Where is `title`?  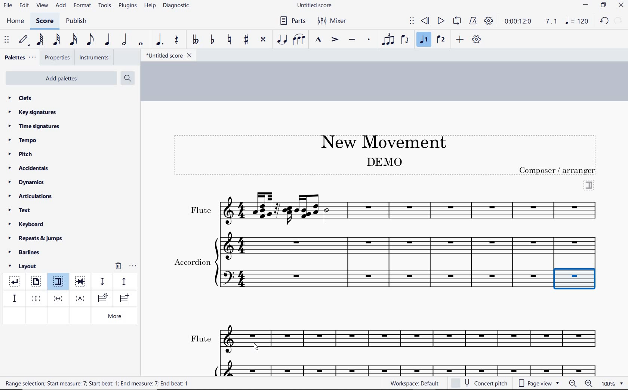 title is located at coordinates (380, 141).